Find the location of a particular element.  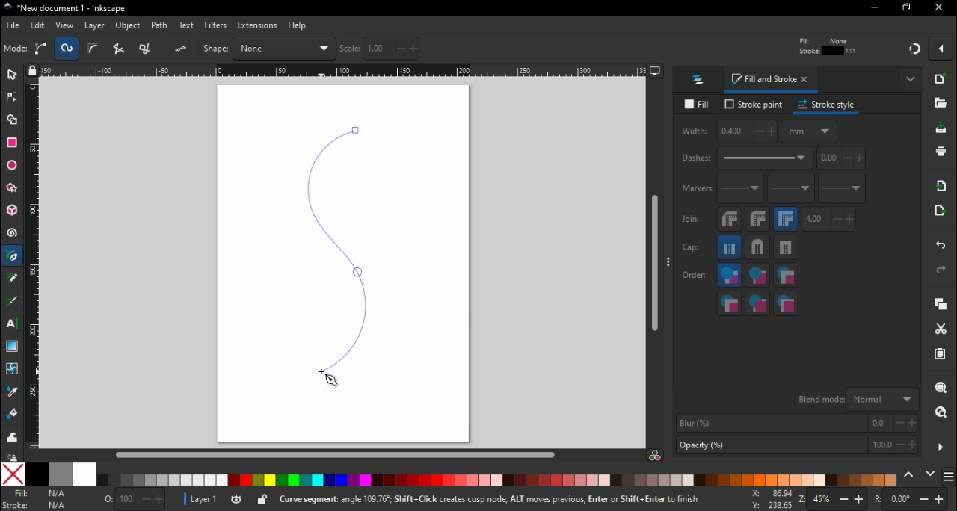

join is located at coordinates (692, 223).